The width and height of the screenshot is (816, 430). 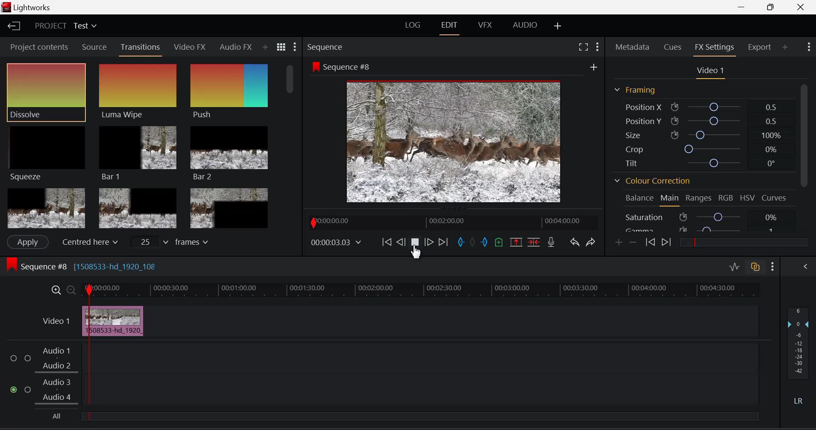 I want to click on Close, so click(x=802, y=7).